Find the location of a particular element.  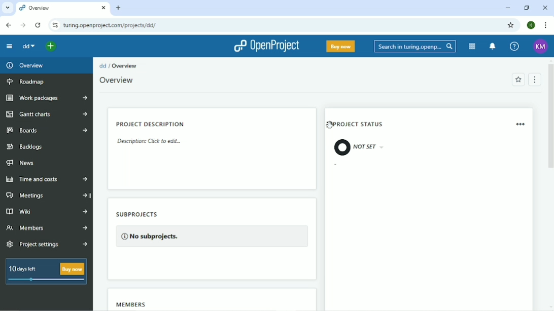

Vertical scrollbar is located at coordinates (550, 118).